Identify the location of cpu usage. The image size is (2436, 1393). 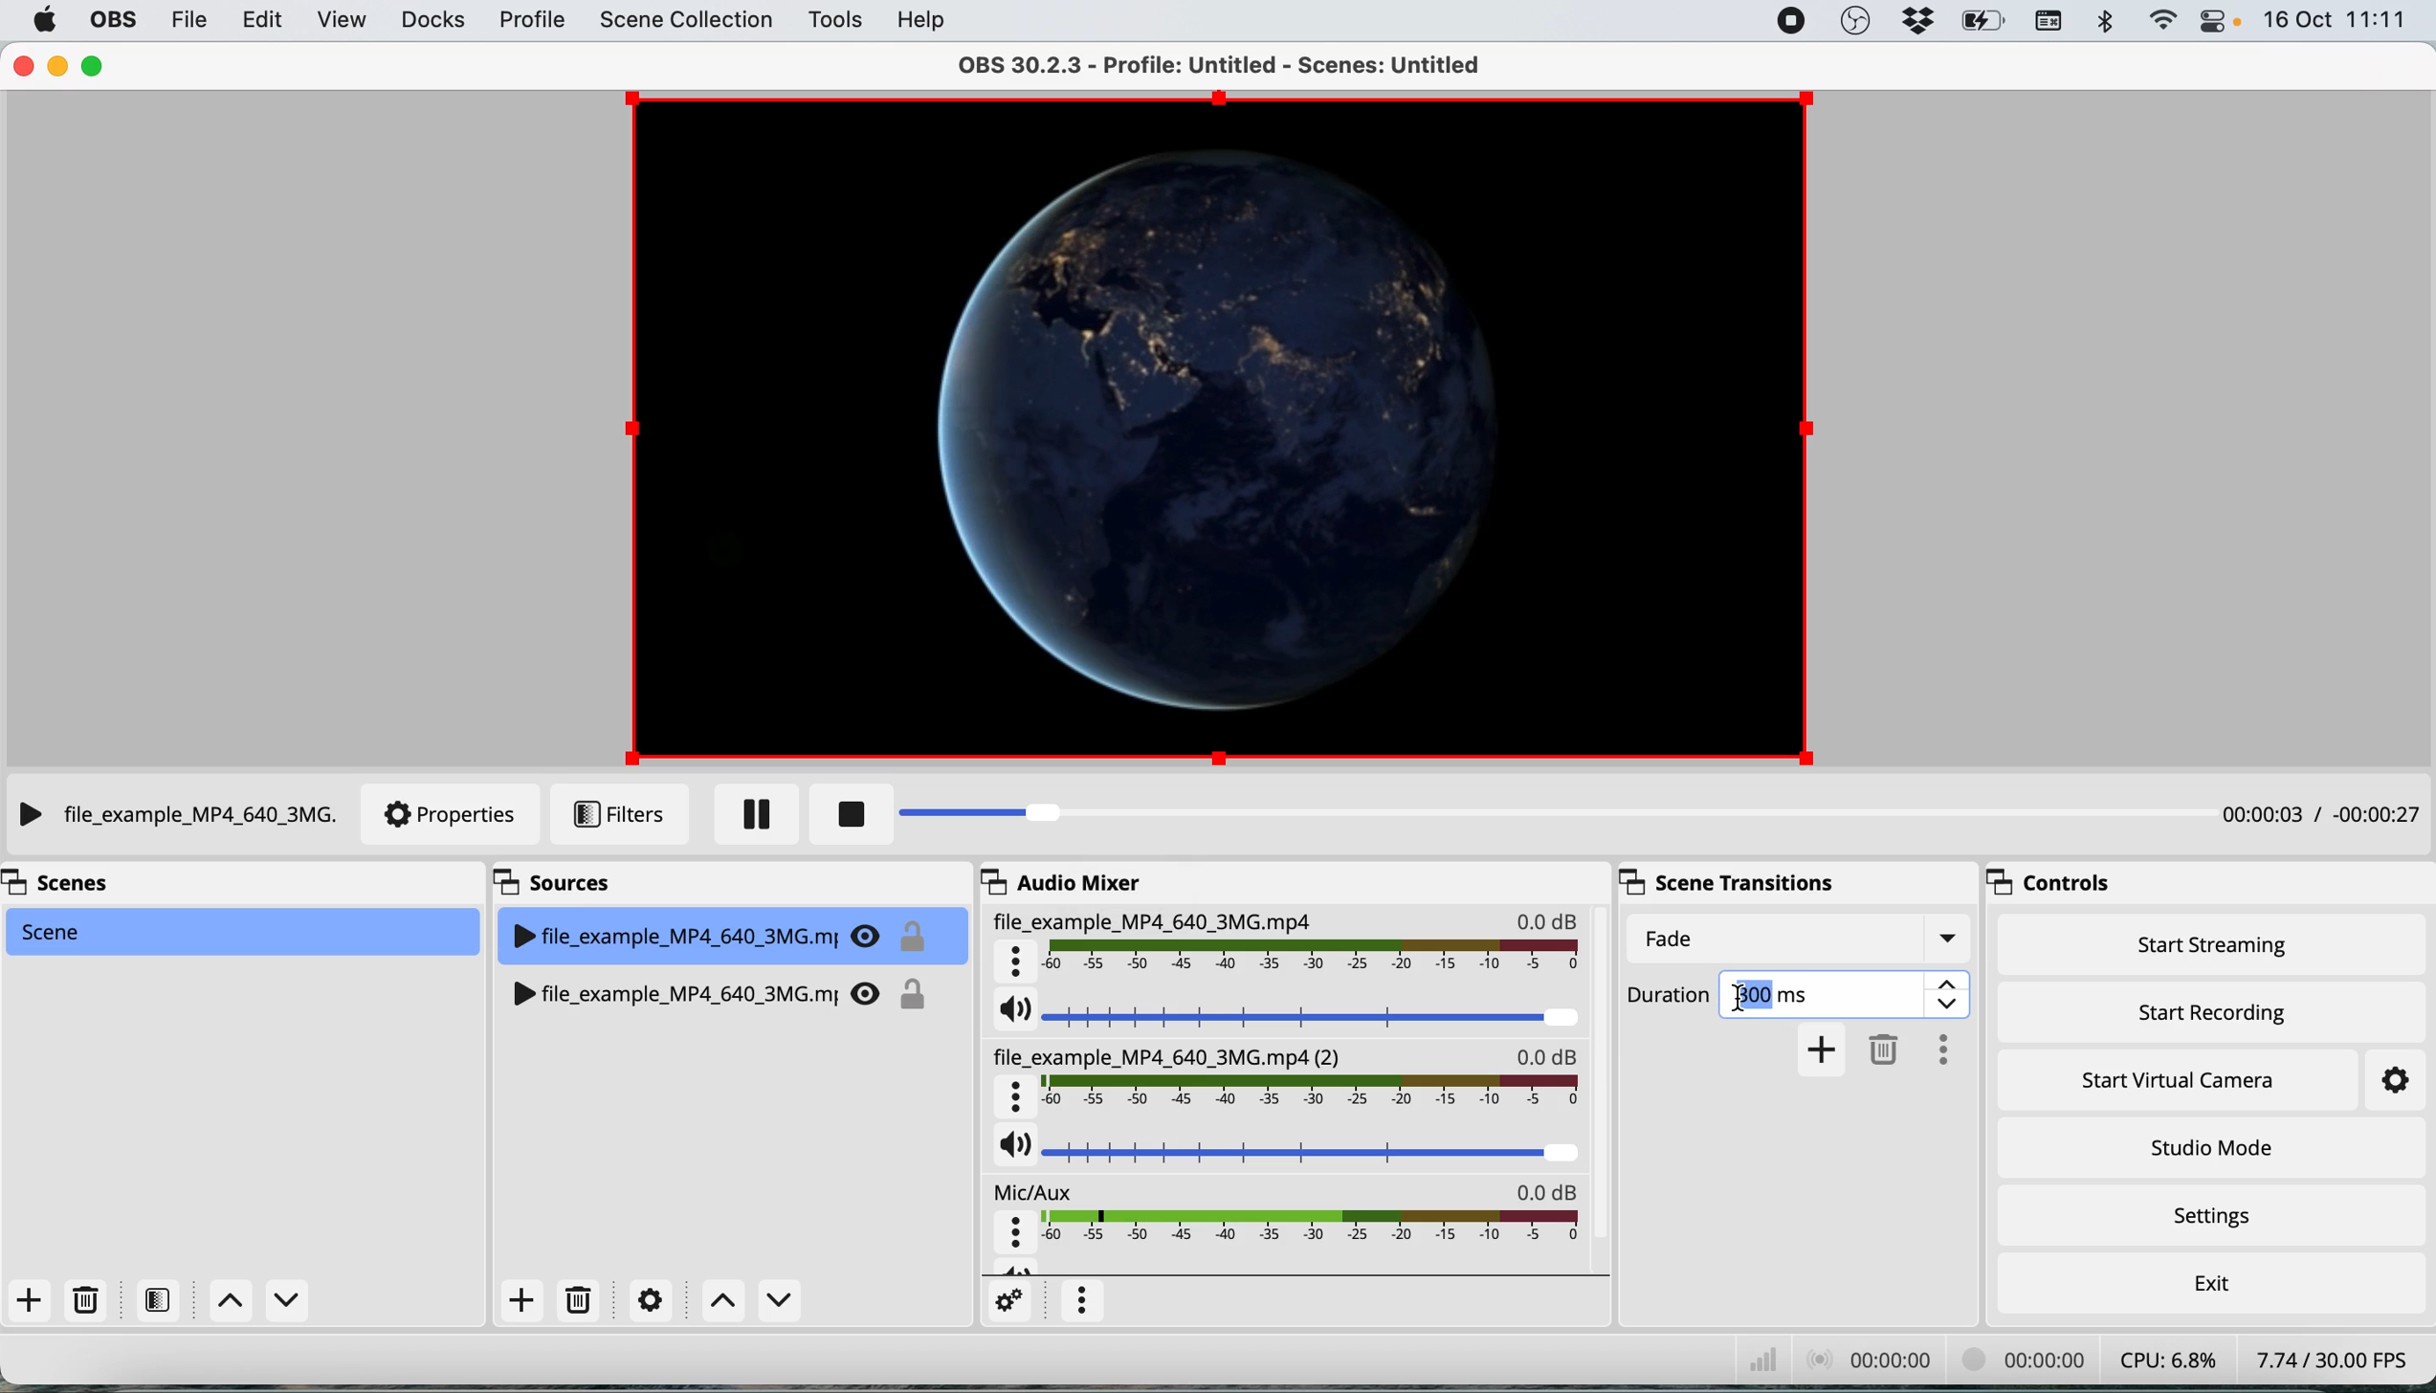
(2159, 1361).